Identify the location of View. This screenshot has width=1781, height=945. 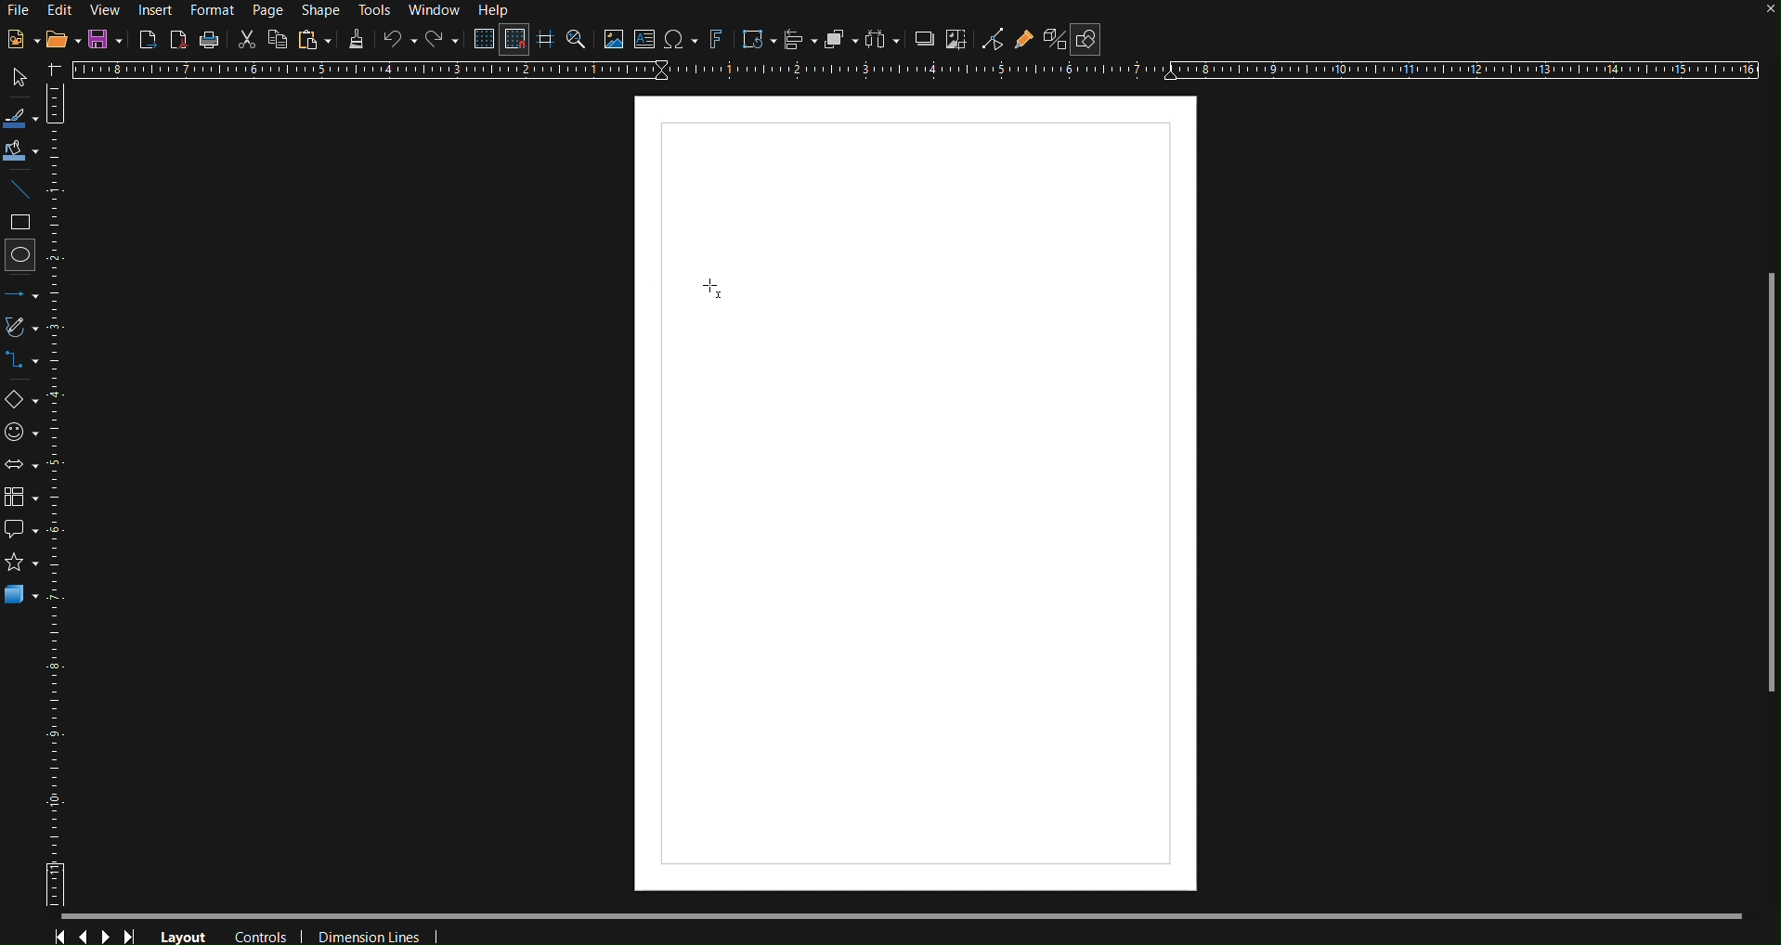
(108, 10).